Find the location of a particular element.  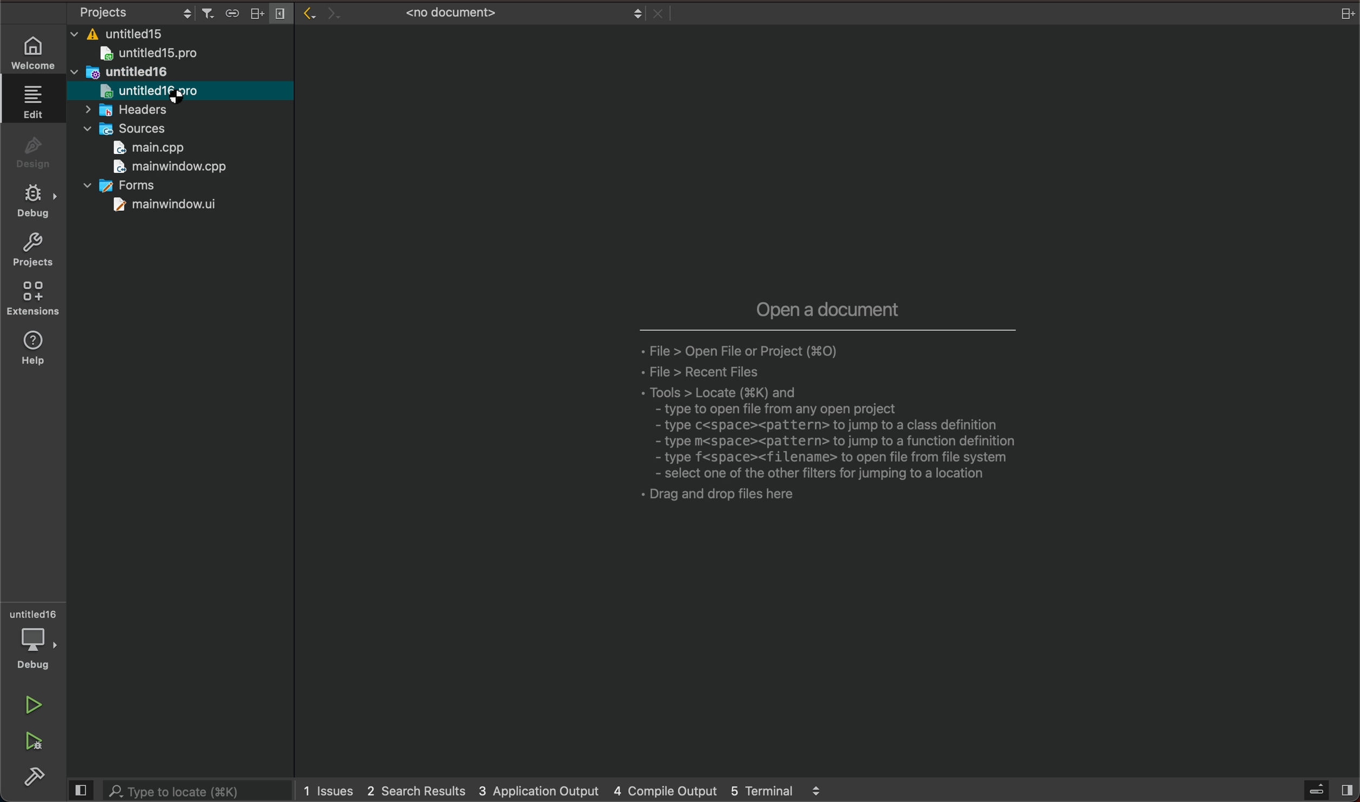

build is located at coordinates (38, 779).